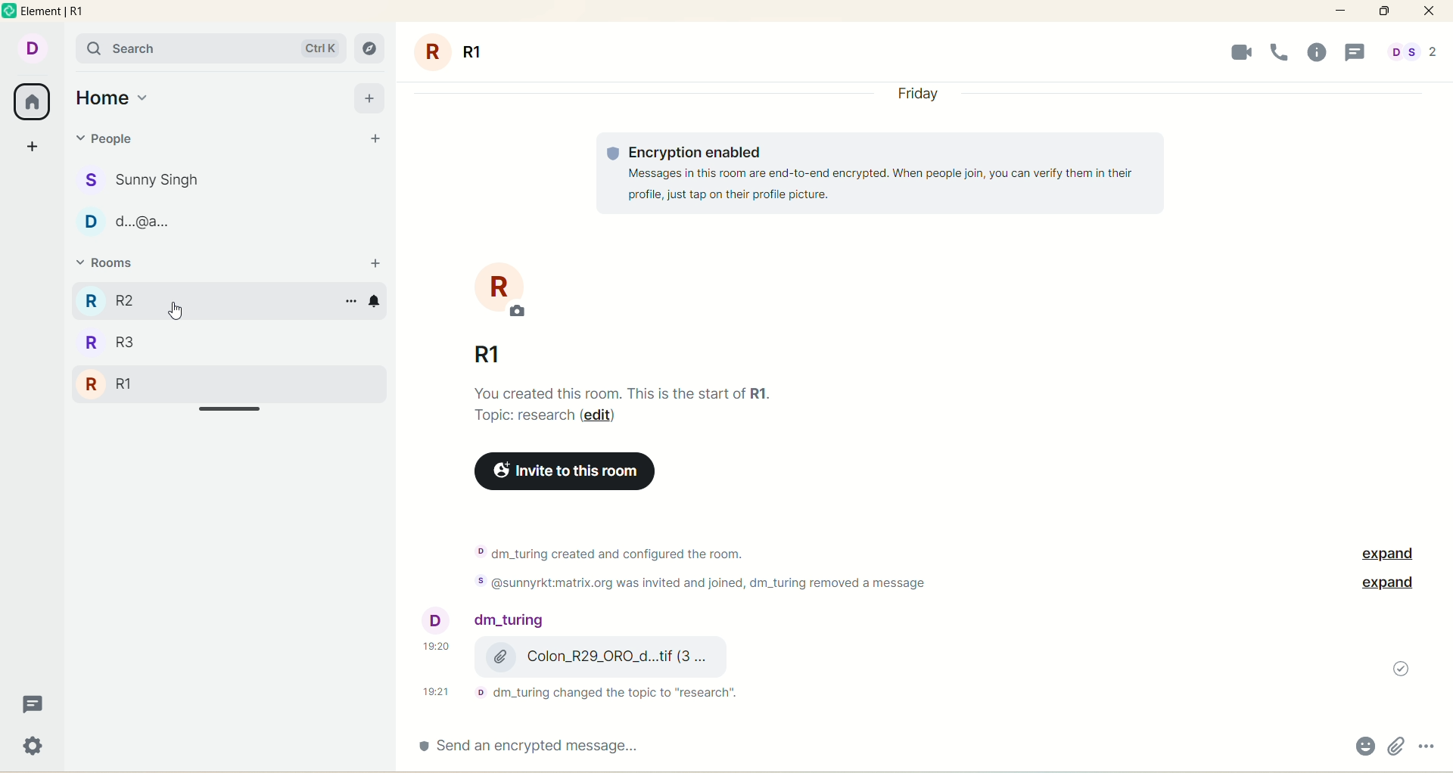 This screenshot has width=1453, height=773. Describe the element at coordinates (375, 263) in the screenshot. I see `add` at that location.